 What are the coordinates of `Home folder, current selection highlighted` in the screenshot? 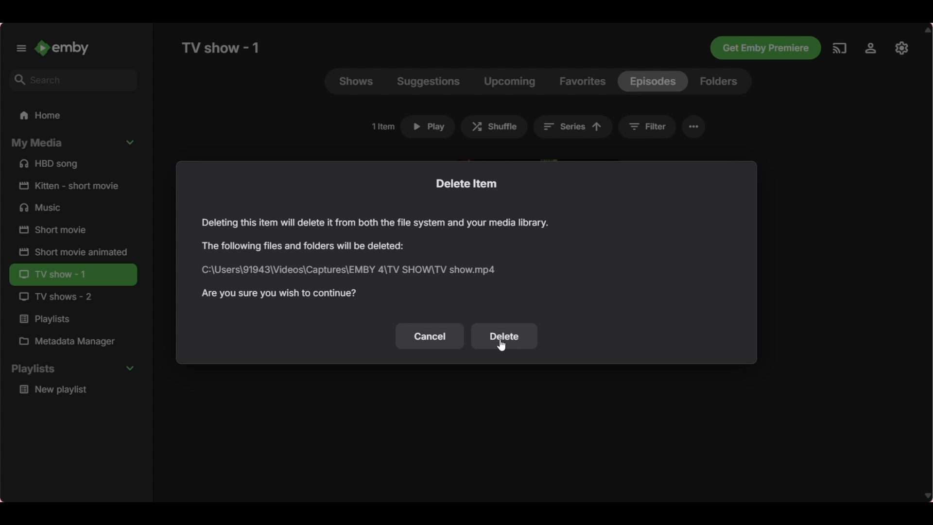 It's located at (73, 116).